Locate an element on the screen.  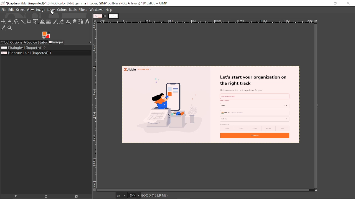
Current tab is located at coordinates (98, 16).